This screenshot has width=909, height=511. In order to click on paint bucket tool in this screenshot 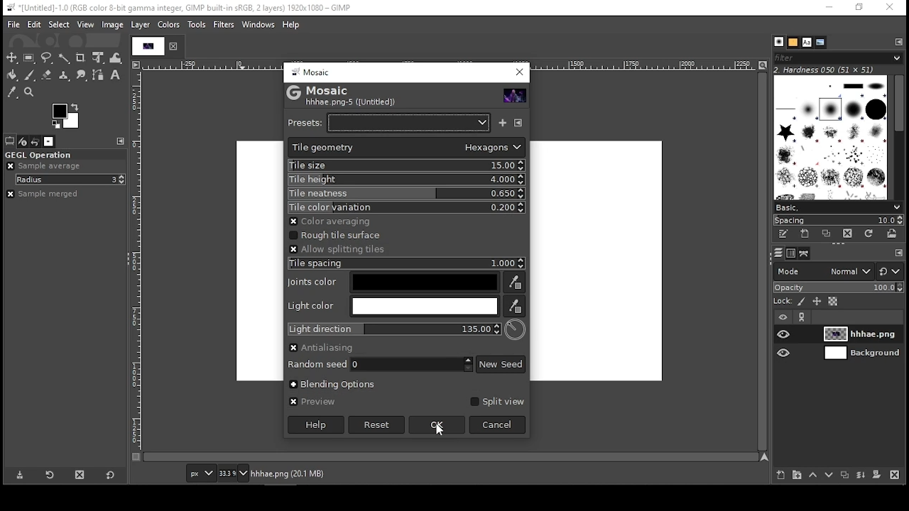, I will do `click(13, 75)`.